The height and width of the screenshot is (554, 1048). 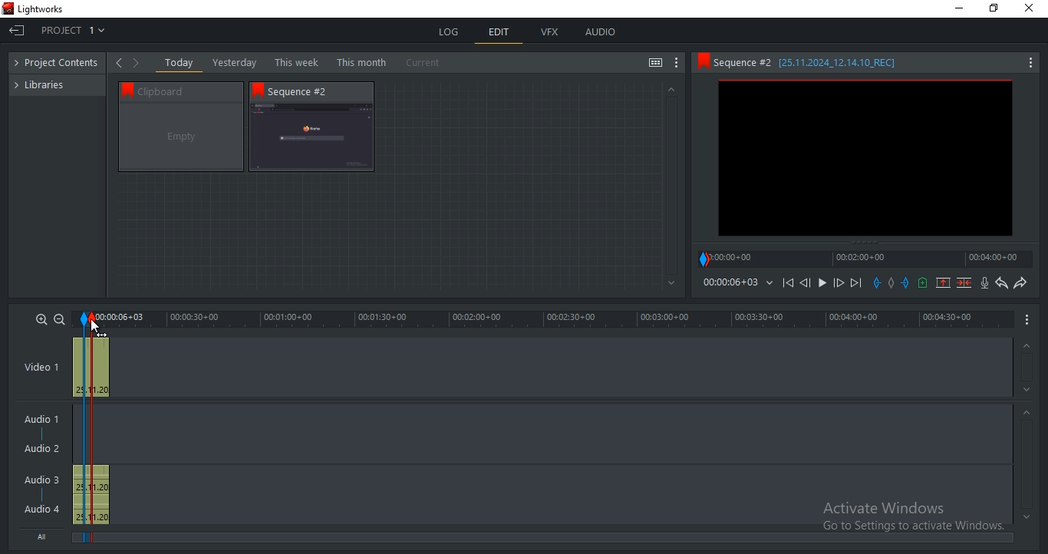 I want to click on mark out, so click(x=907, y=282).